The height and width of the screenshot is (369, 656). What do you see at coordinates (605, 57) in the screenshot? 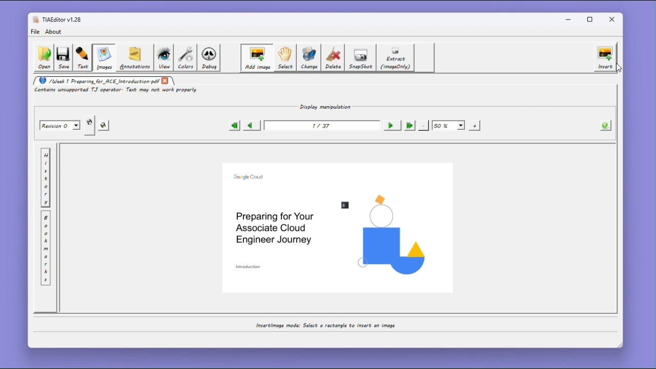
I see `insert` at bounding box center [605, 57].